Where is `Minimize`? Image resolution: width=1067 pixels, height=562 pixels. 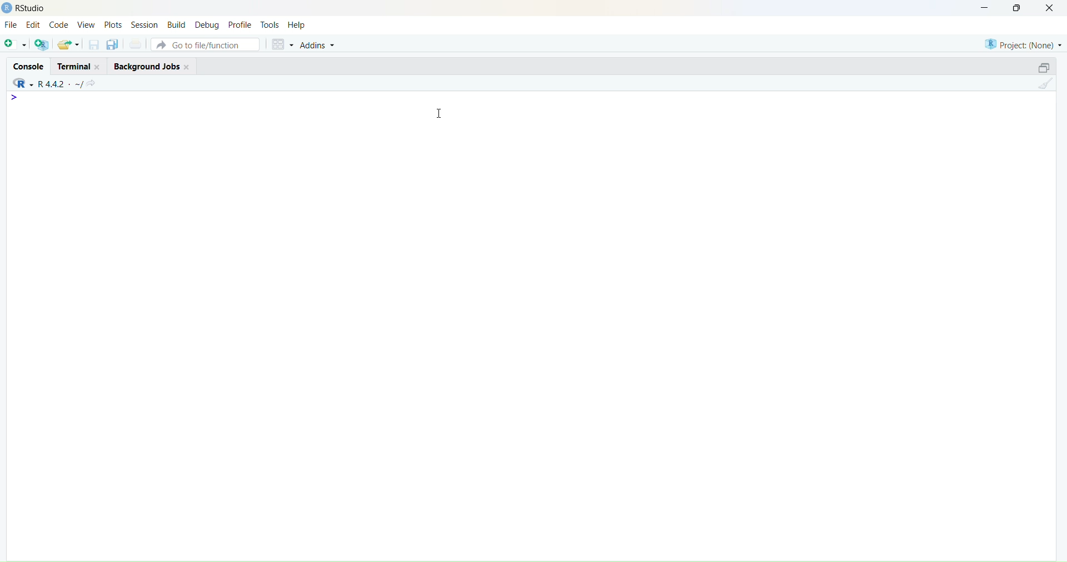
Minimize is located at coordinates (986, 8).